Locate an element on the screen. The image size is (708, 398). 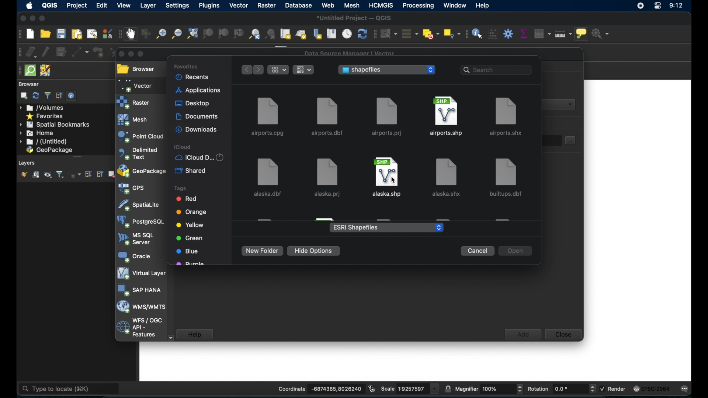
search bar is located at coordinates (496, 70).